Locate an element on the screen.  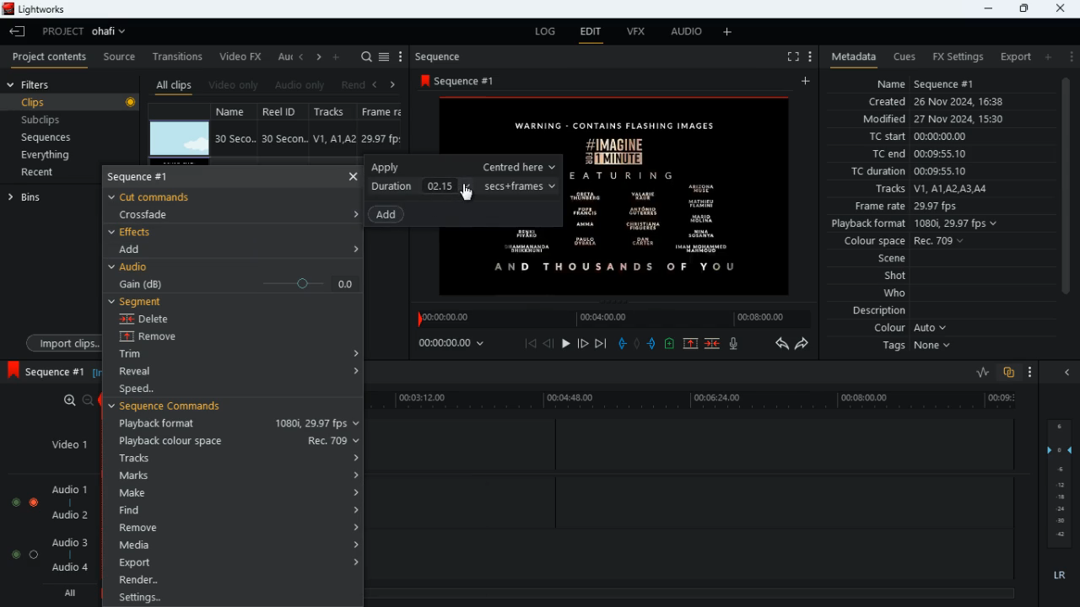
name is located at coordinates (236, 110).